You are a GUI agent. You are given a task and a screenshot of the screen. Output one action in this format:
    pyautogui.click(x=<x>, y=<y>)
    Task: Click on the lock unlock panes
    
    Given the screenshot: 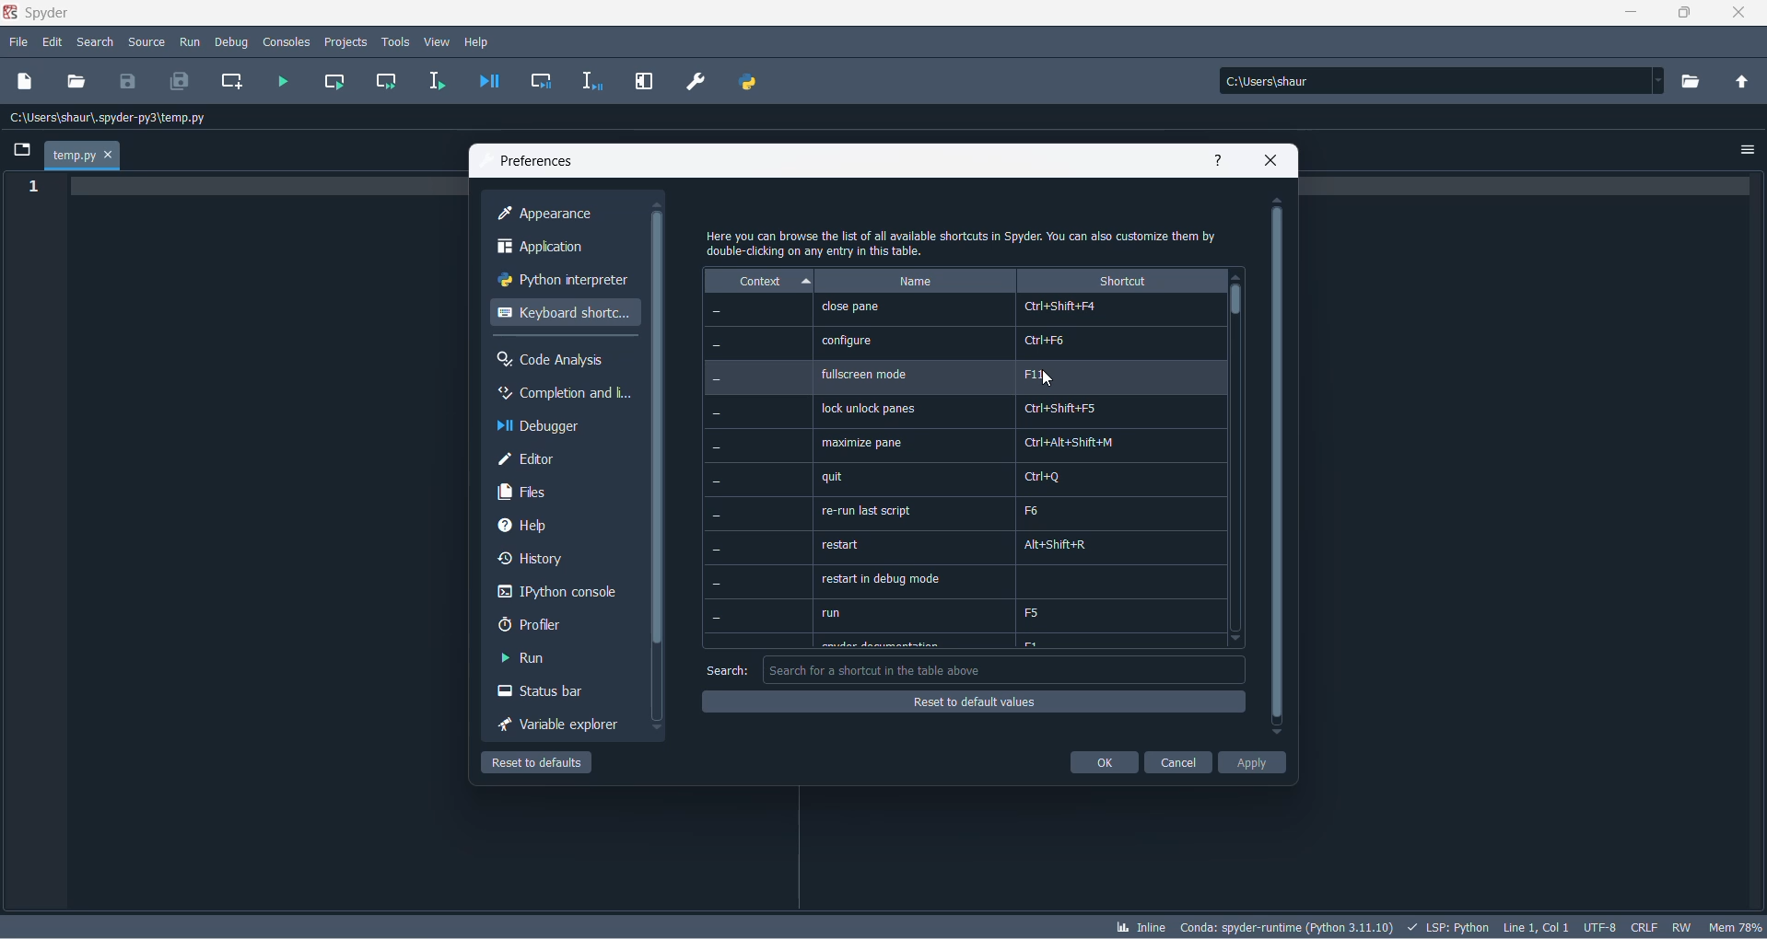 What is the action you would take?
    pyautogui.click(x=872, y=408)
    